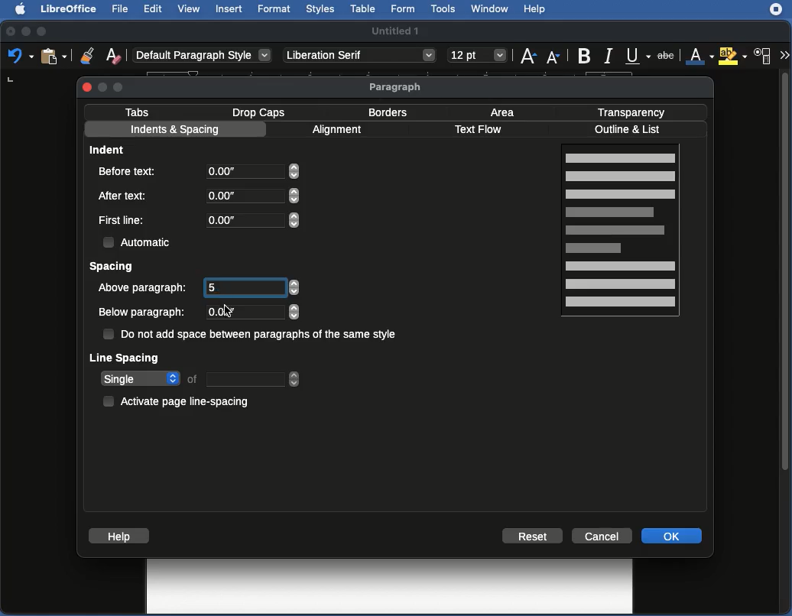  What do you see at coordinates (132, 170) in the screenshot?
I see `Before text` at bounding box center [132, 170].